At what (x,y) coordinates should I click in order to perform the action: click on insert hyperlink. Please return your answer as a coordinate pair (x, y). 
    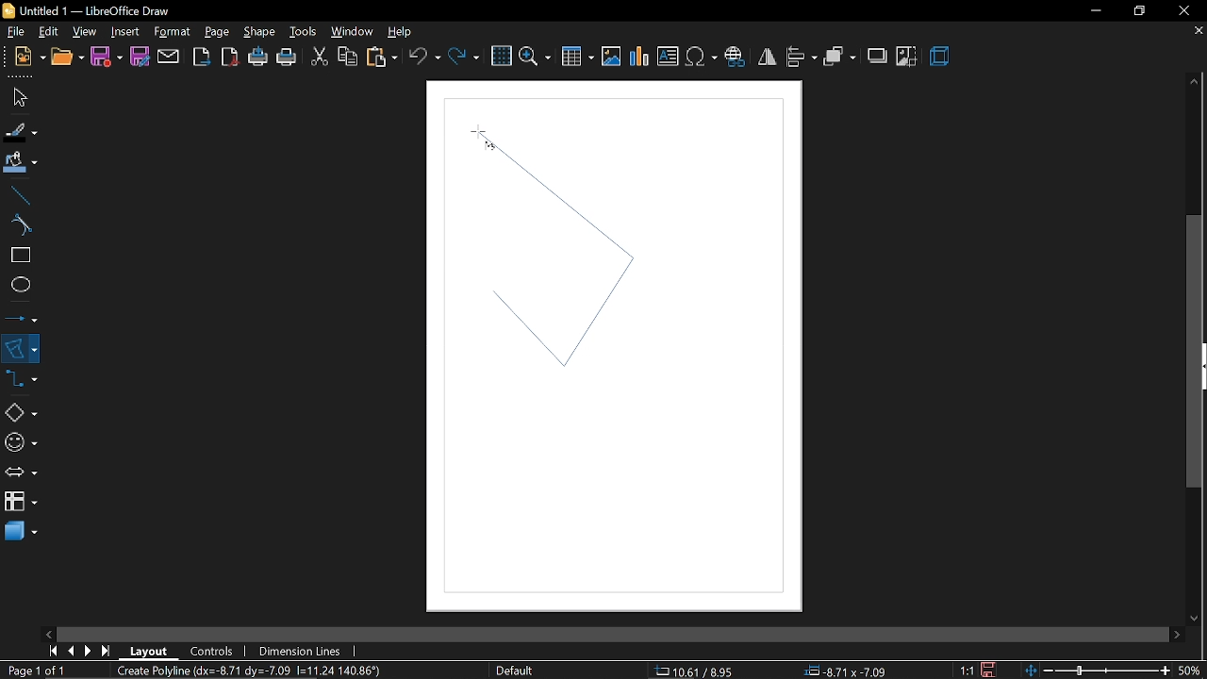
    Looking at the image, I should click on (737, 55).